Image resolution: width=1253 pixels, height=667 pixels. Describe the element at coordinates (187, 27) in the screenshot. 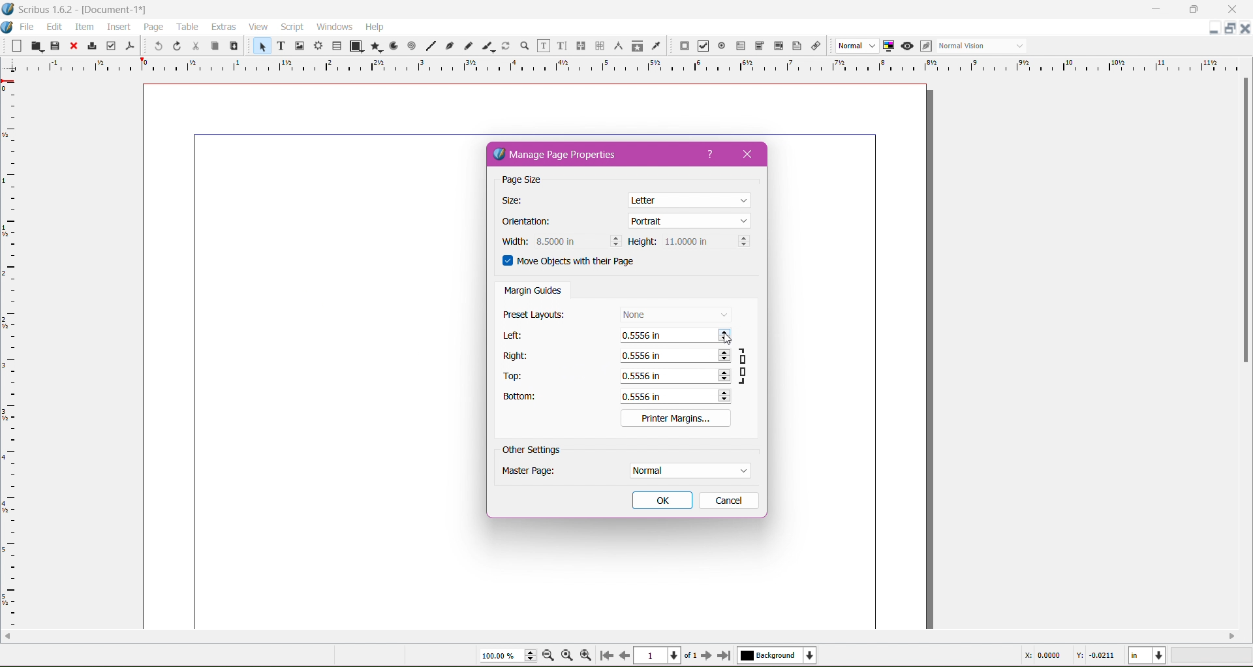

I see `Table` at that location.